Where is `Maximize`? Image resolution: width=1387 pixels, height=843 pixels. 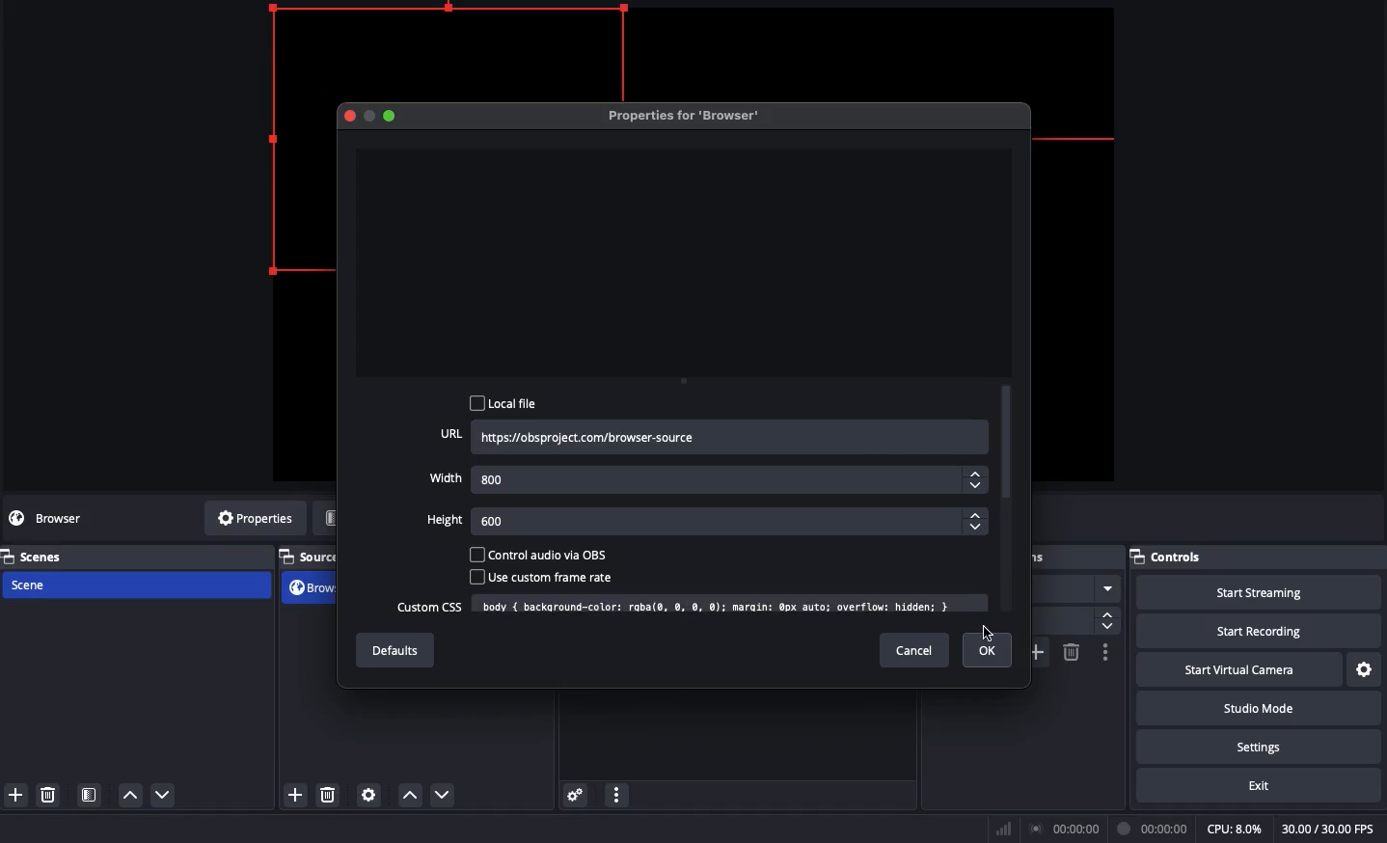 Maximize is located at coordinates (394, 115).